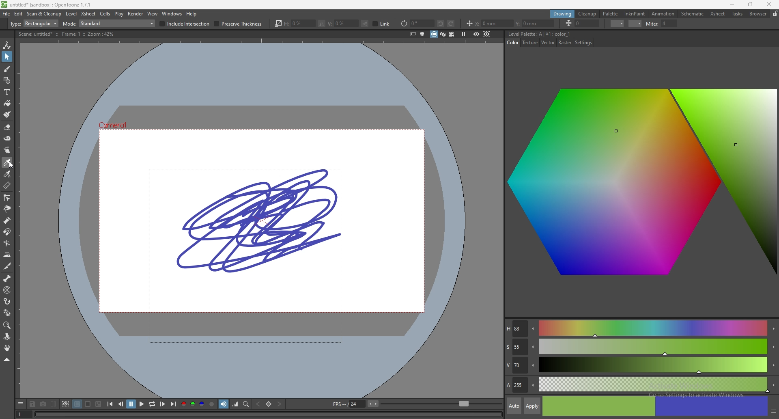 Image resolution: width=779 pixels, height=419 pixels. I want to click on hue, so click(641, 328).